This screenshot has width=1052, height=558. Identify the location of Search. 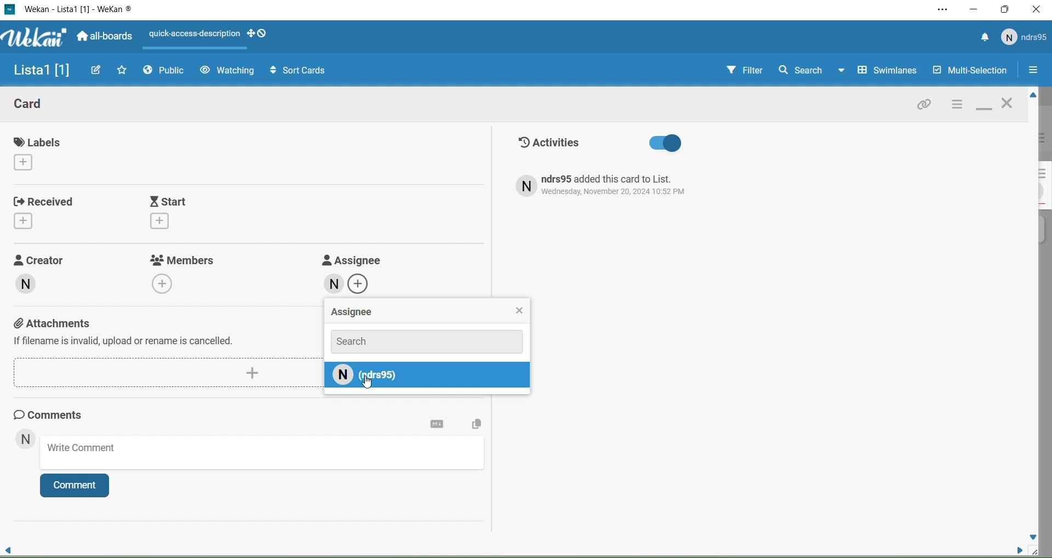
(426, 340).